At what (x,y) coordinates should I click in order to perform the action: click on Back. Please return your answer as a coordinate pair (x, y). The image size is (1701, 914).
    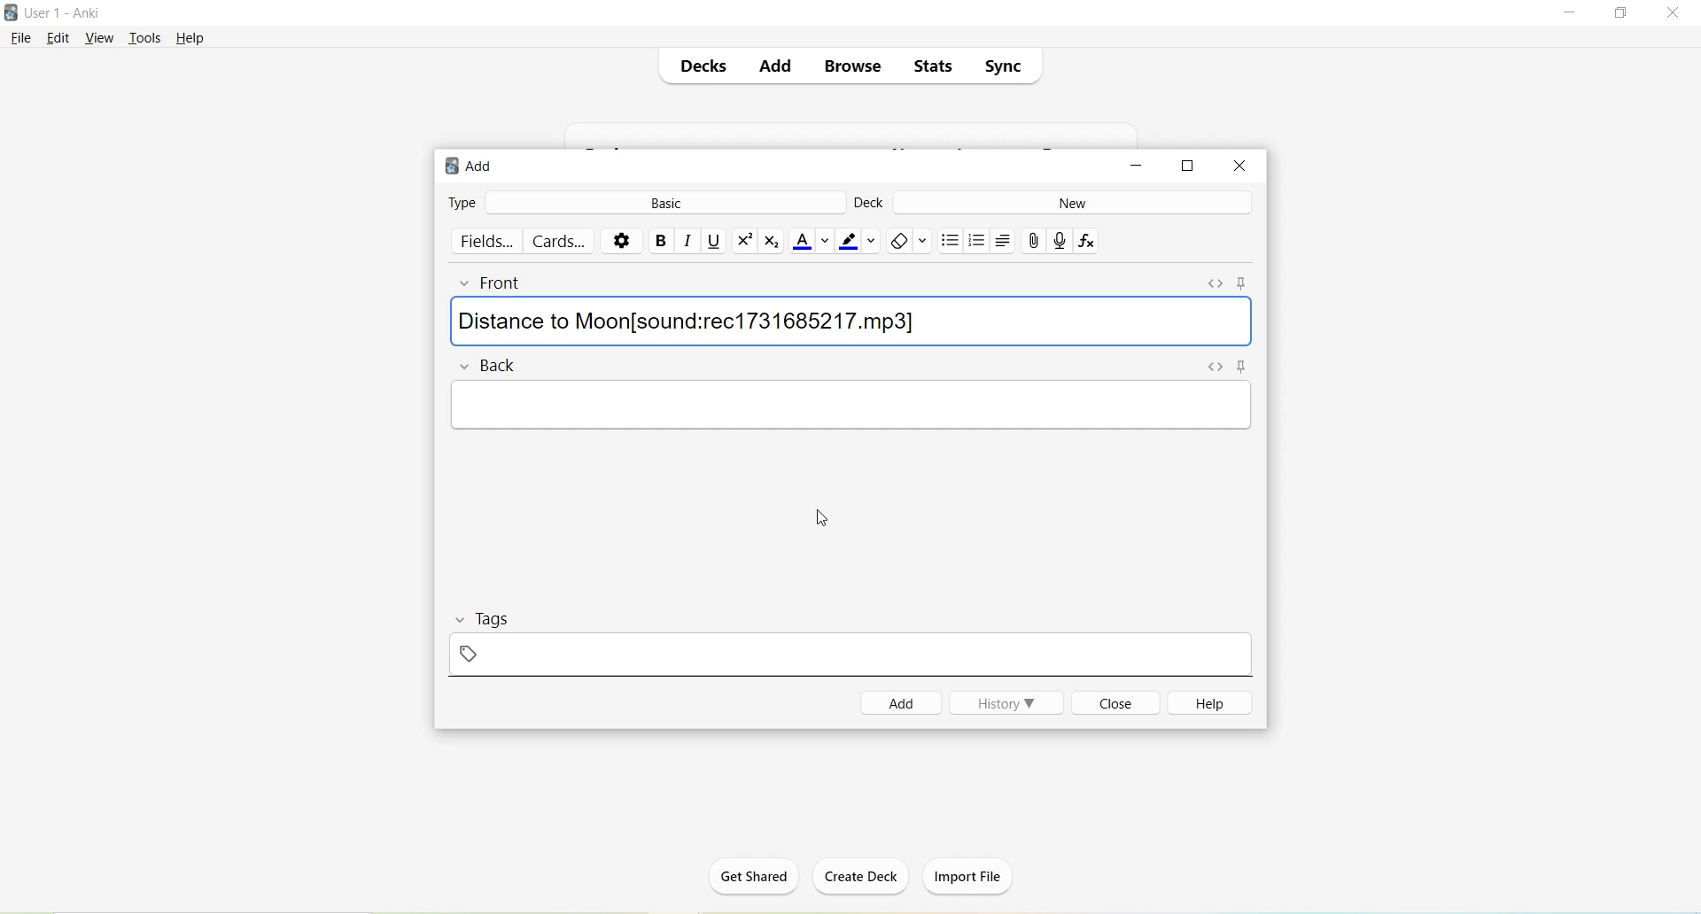
    Looking at the image, I should click on (503, 367).